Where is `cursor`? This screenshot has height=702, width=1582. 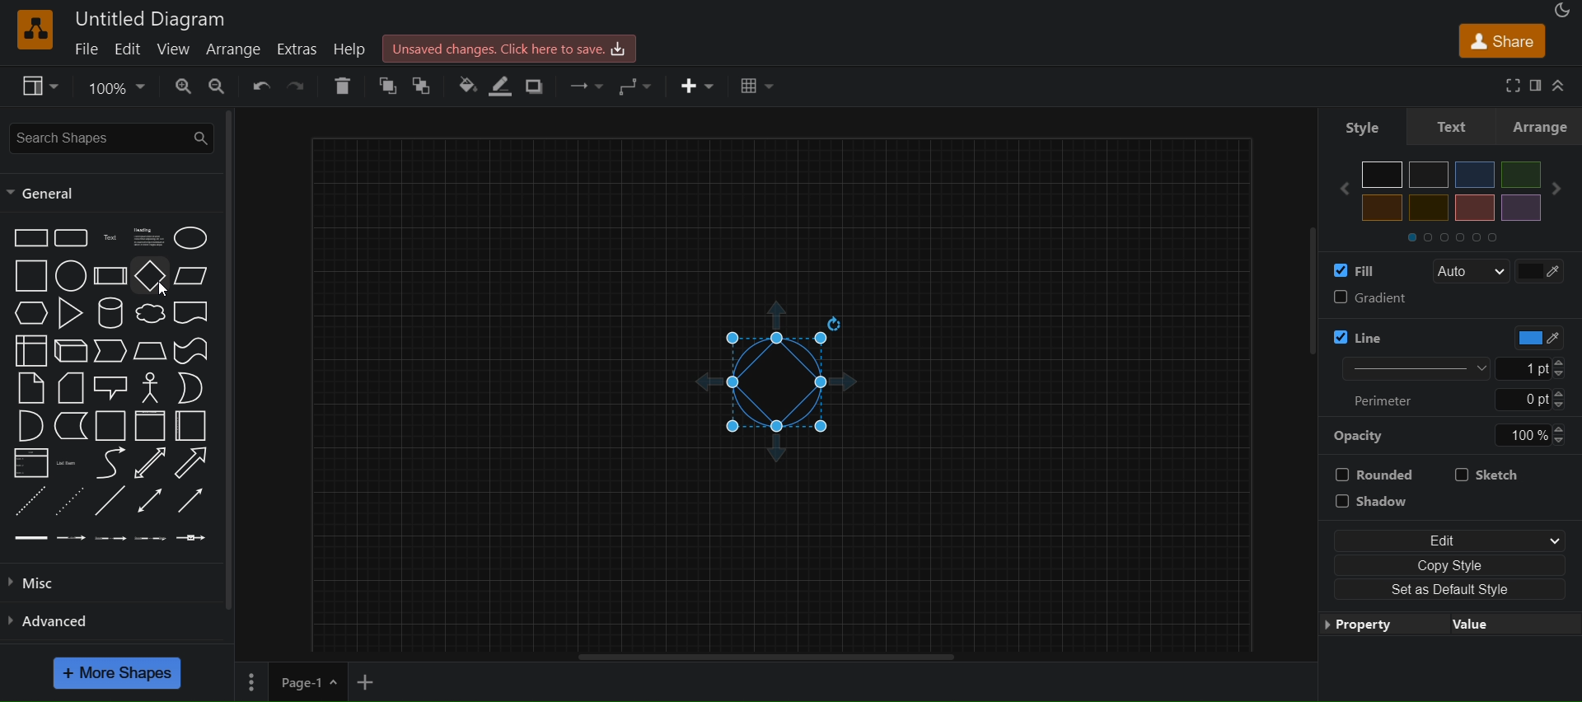
cursor is located at coordinates (163, 290).